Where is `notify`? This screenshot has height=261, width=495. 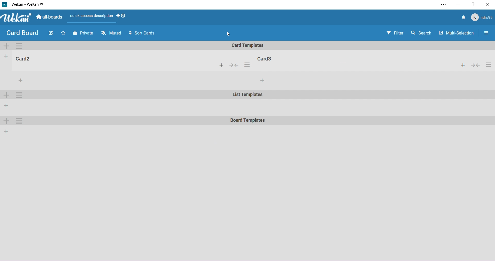 notify is located at coordinates (463, 18).